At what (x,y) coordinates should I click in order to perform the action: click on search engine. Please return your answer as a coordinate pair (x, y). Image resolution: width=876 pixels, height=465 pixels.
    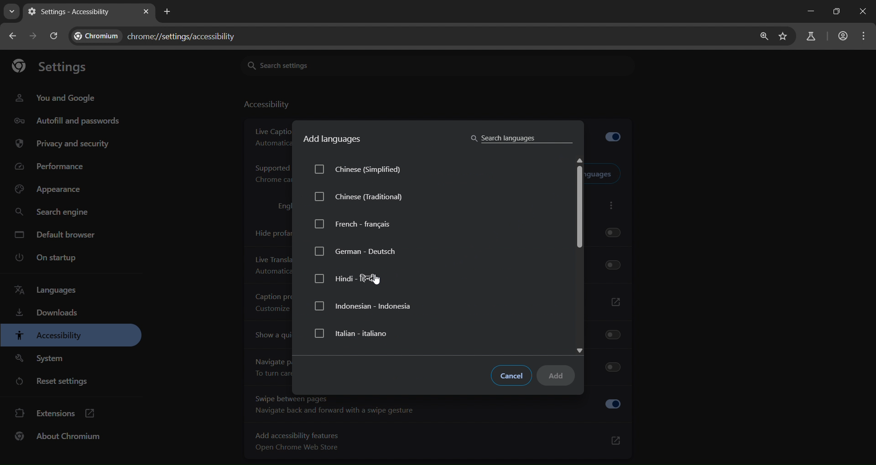
    Looking at the image, I should click on (52, 213).